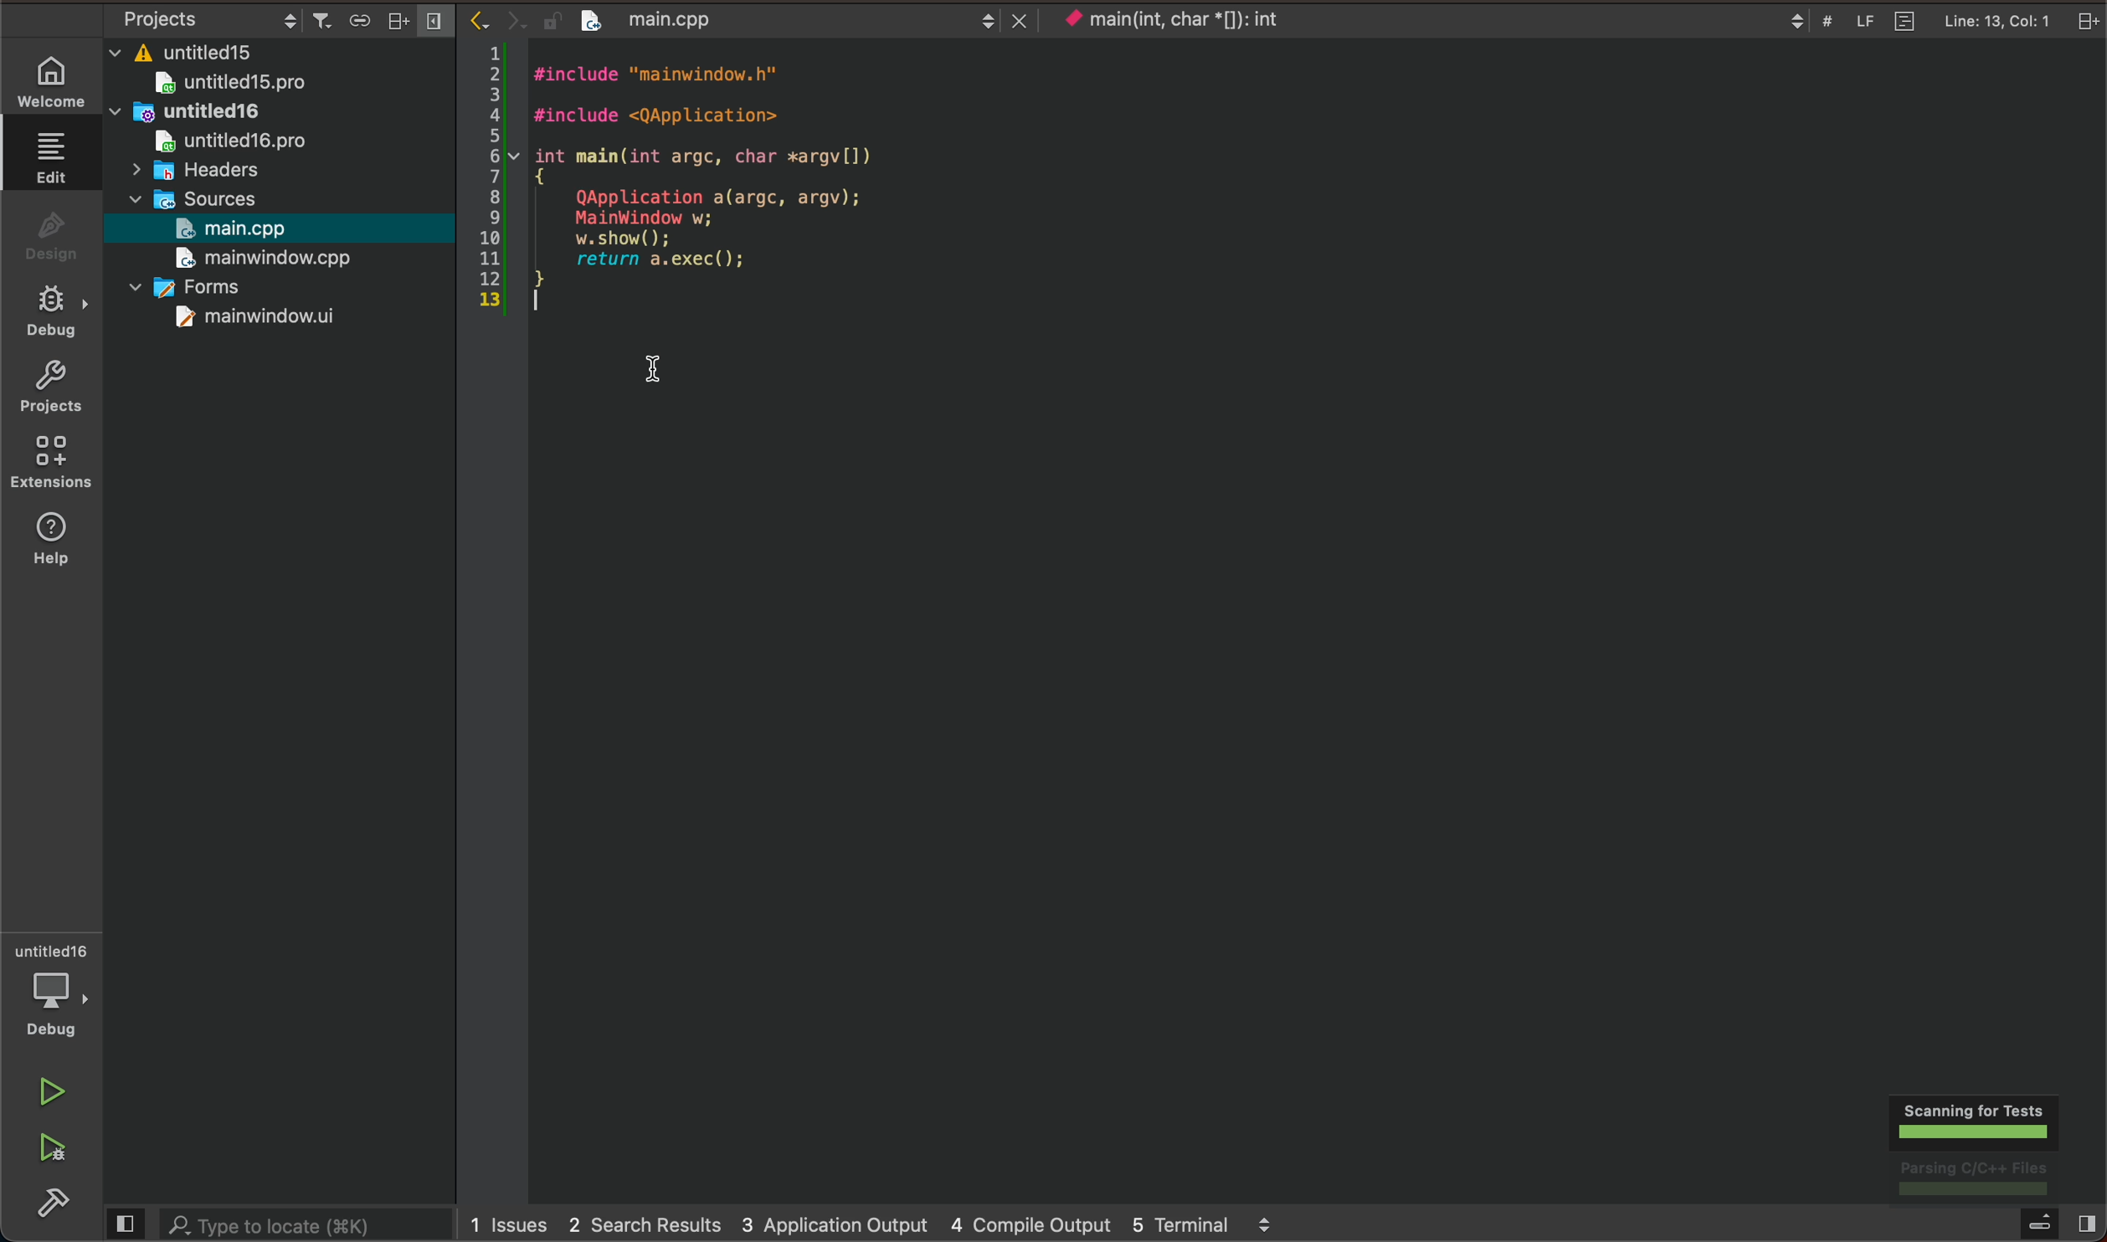 Image resolution: width=2107 pixels, height=1242 pixels. I want to click on current context, so click(1195, 26).